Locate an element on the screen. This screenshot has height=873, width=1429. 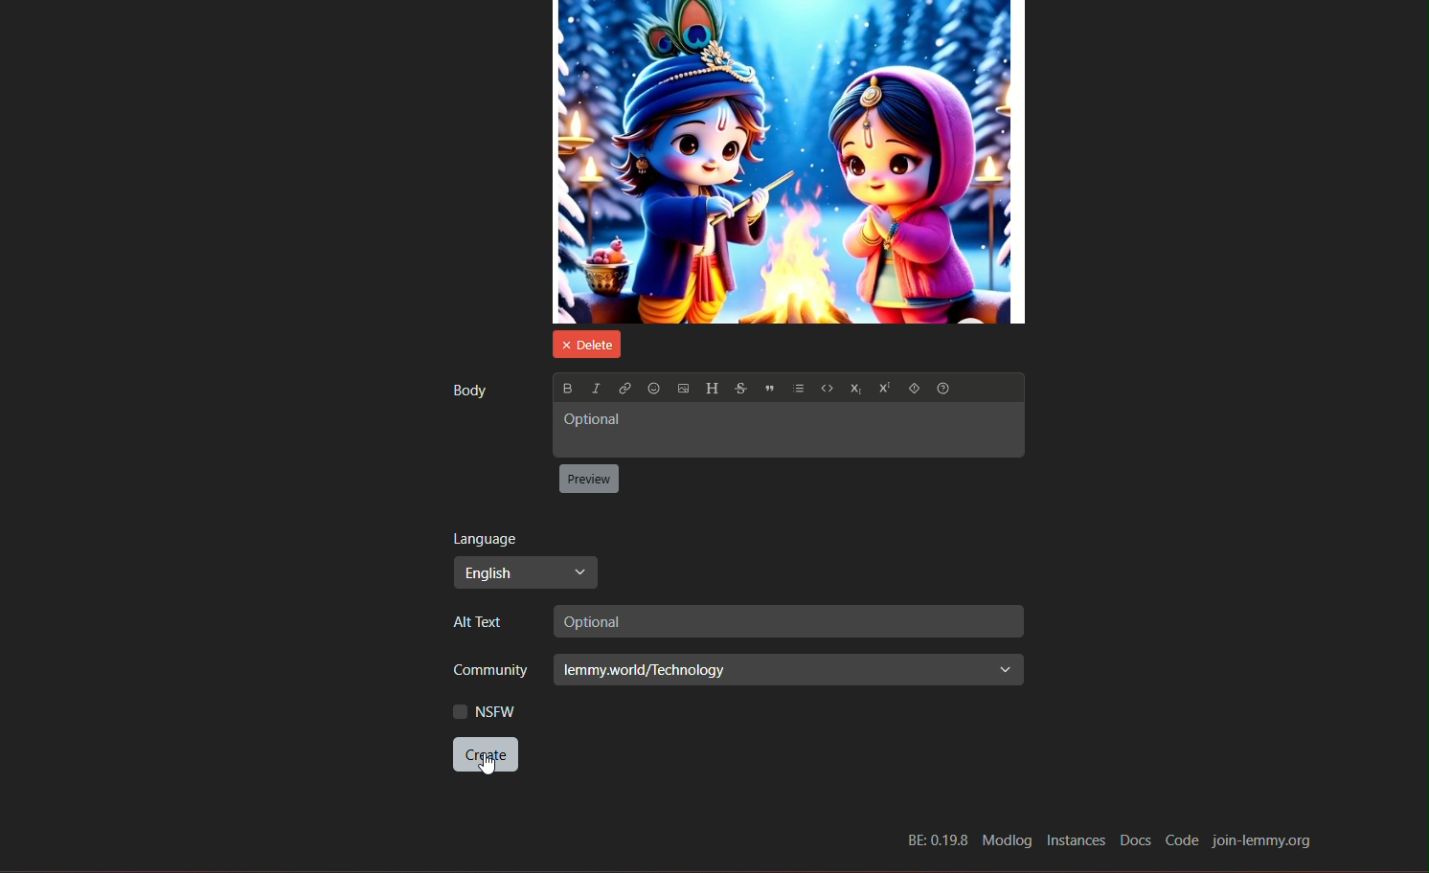
quote is located at coordinates (770, 391).